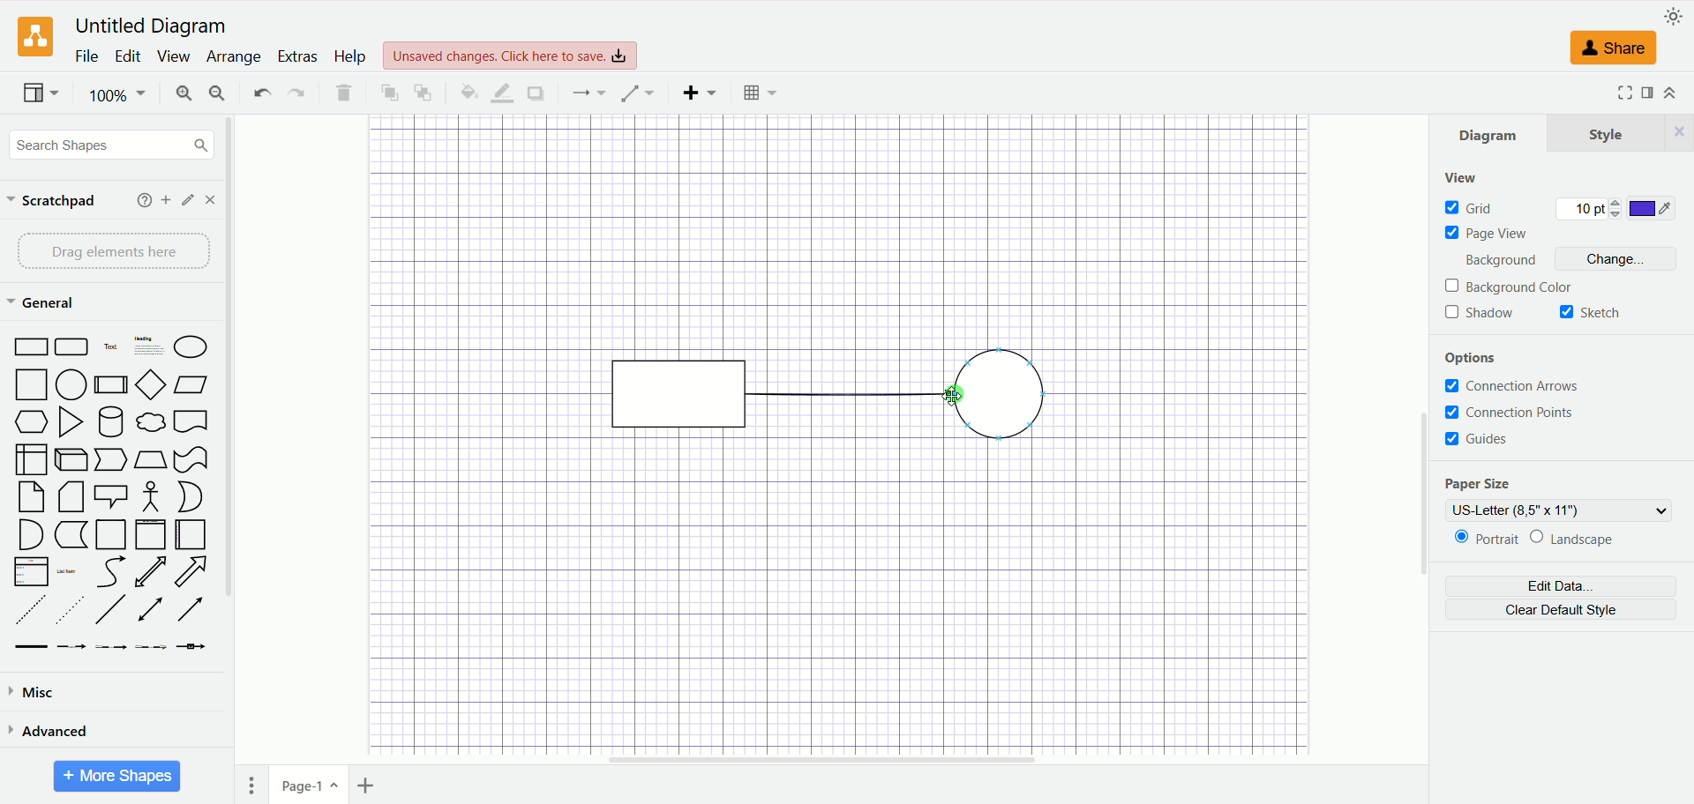 This screenshot has width=1694, height=804. What do you see at coordinates (153, 651) in the screenshot?
I see `Connector with 3 Labels` at bounding box center [153, 651].